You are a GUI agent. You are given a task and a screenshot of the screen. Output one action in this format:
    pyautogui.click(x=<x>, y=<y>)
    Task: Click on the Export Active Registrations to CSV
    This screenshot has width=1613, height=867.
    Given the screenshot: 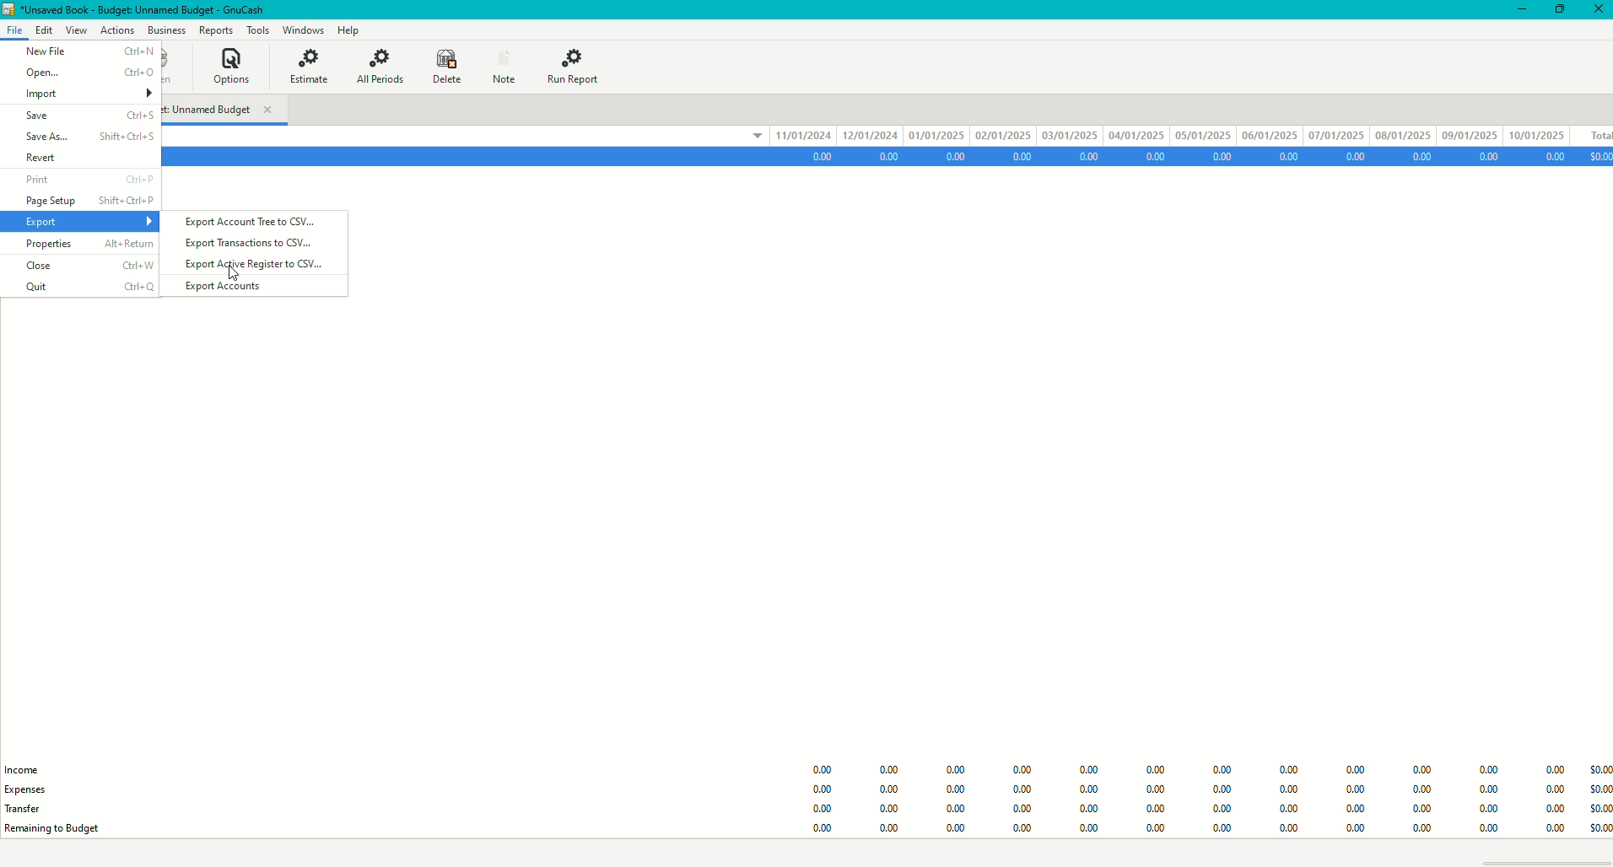 What is the action you would take?
    pyautogui.click(x=256, y=265)
    